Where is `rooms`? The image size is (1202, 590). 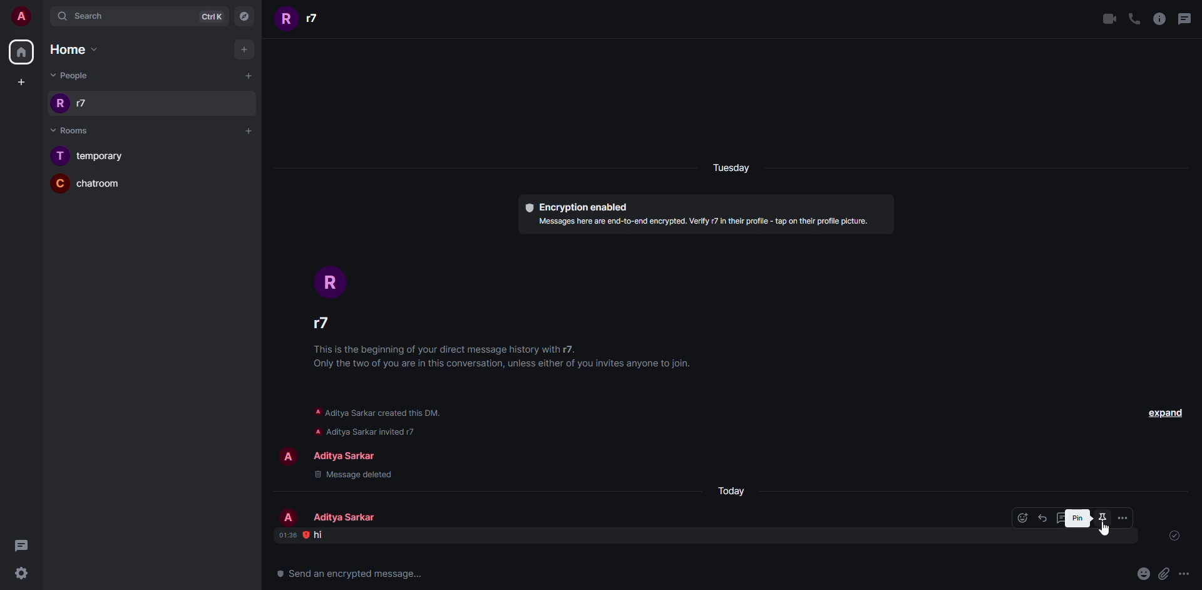
rooms is located at coordinates (76, 131).